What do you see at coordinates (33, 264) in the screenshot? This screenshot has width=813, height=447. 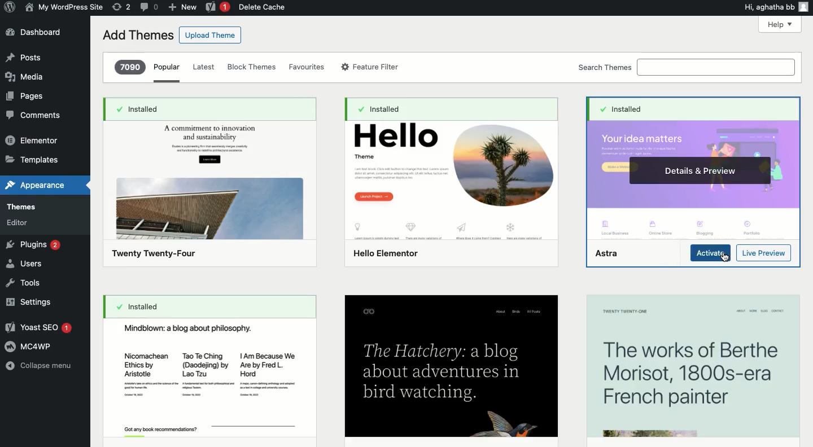 I see `Users` at bounding box center [33, 264].